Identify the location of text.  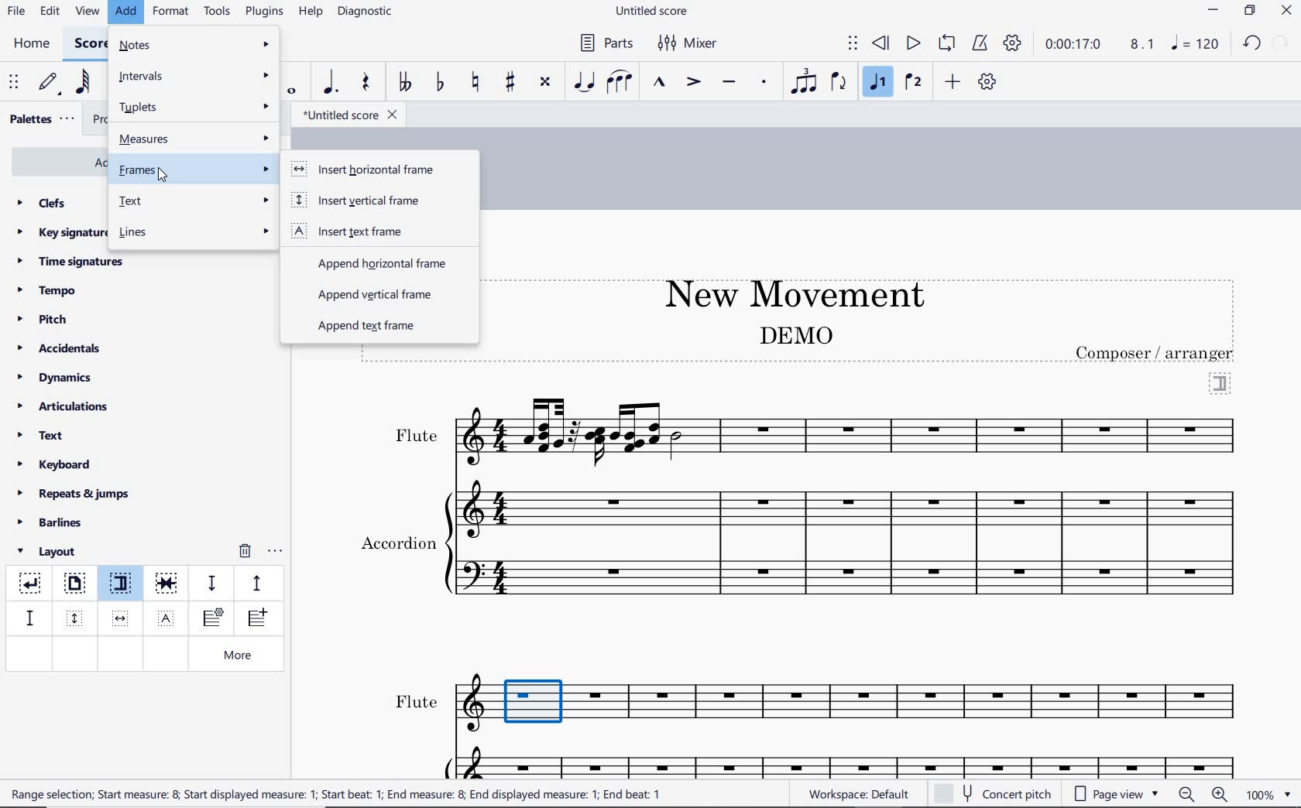
(795, 334).